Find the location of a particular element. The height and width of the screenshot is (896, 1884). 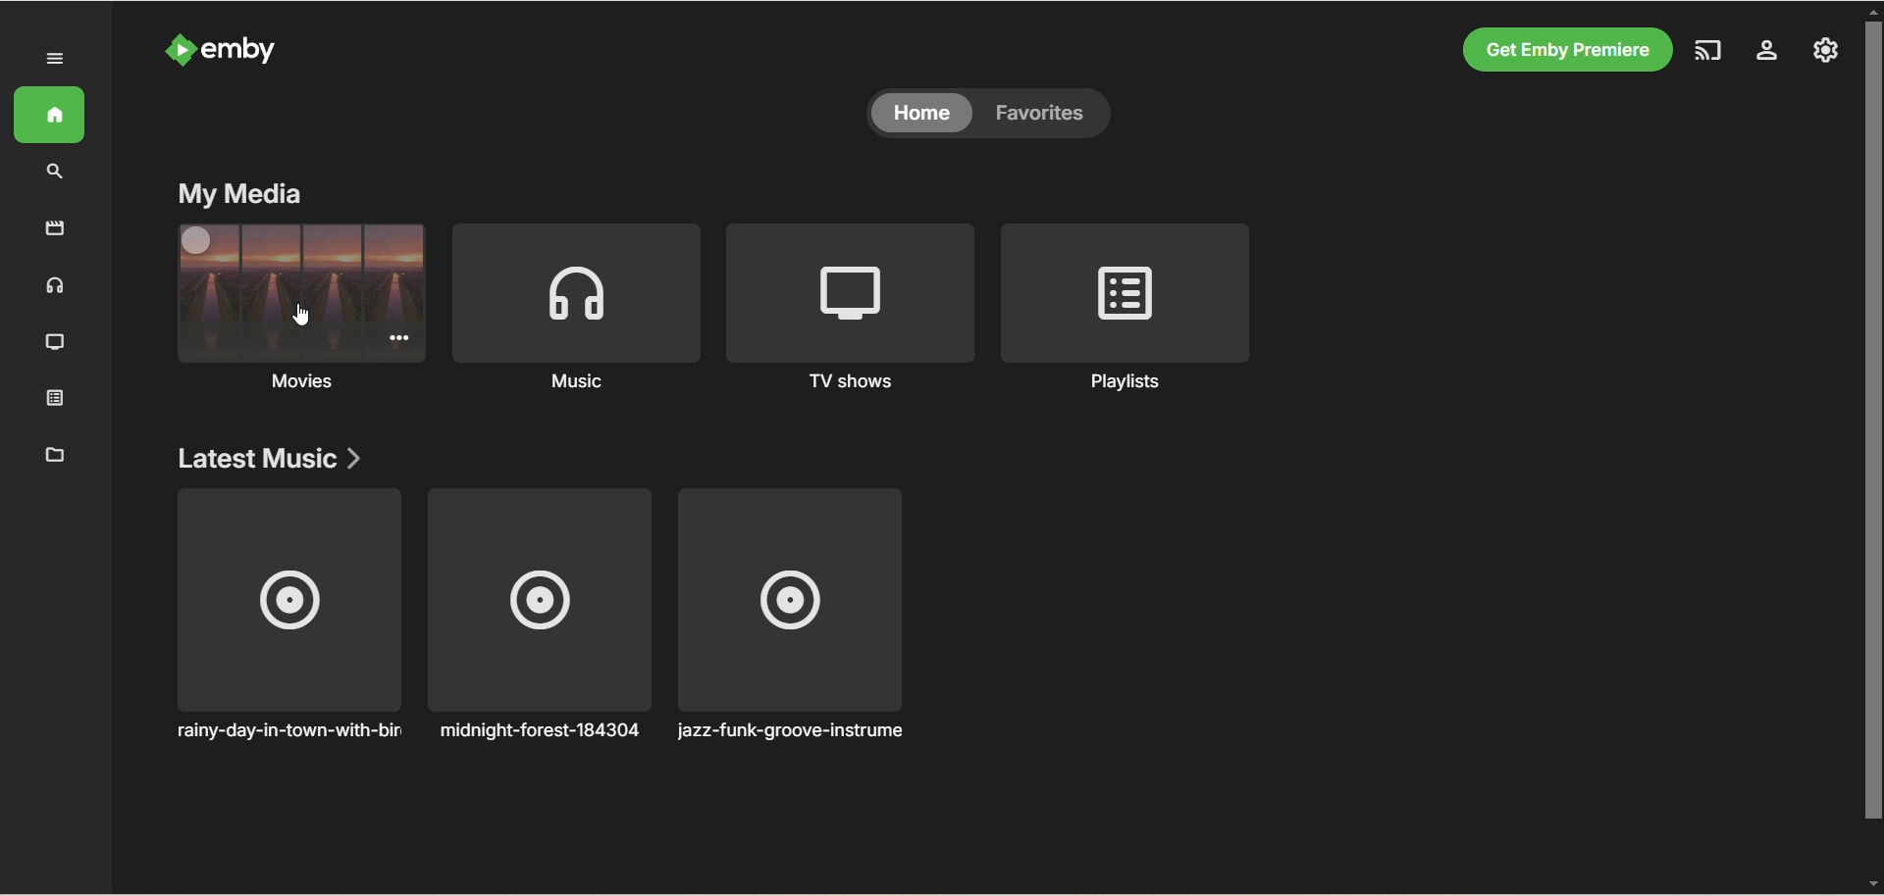

Expand is located at coordinates (56, 60).